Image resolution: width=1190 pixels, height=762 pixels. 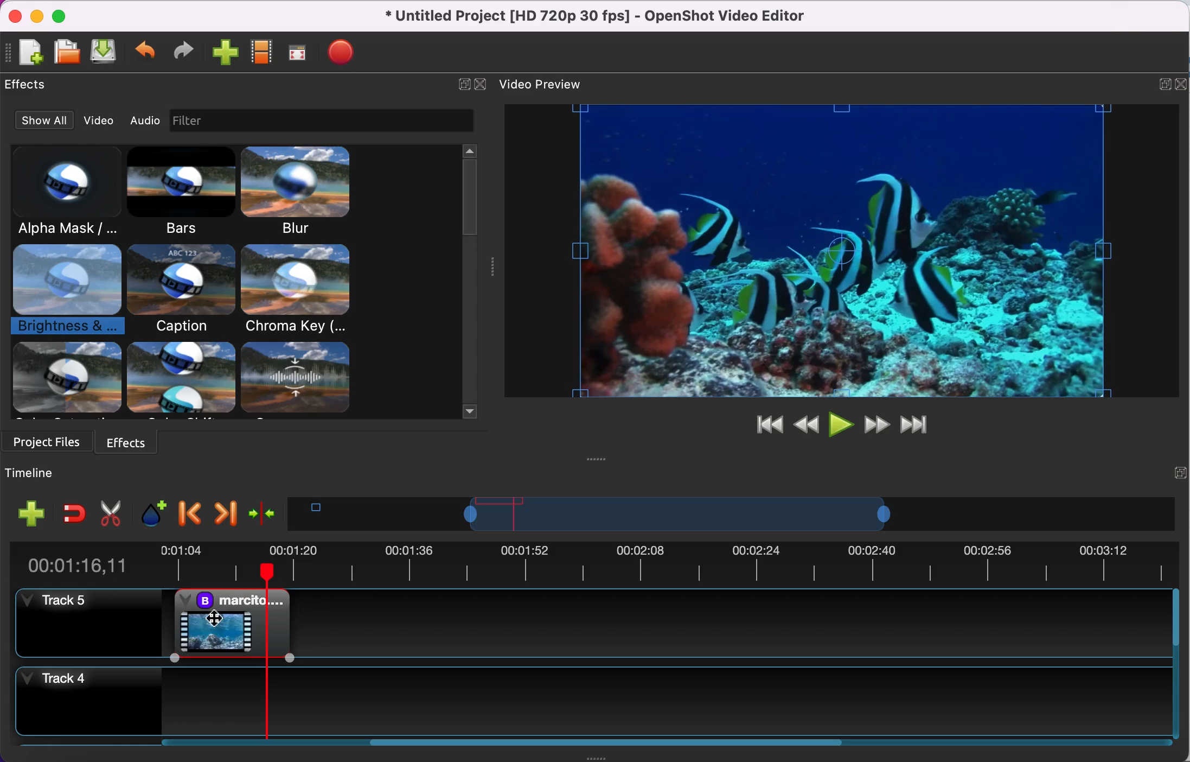 What do you see at coordinates (460, 82) in the screenshot?
I see `expand/hide` at bounding box center [460, 82].